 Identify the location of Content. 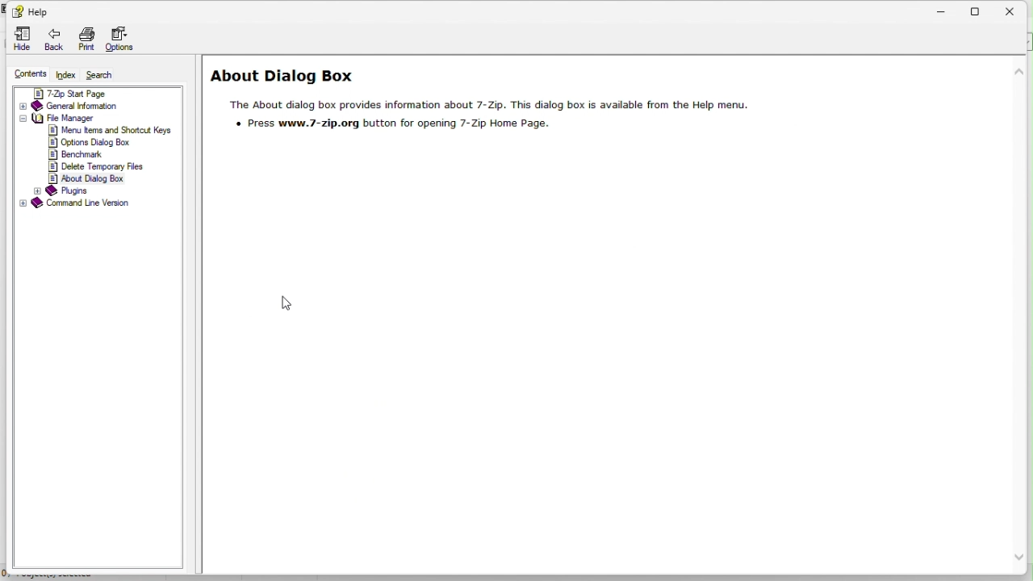
(23, 73).